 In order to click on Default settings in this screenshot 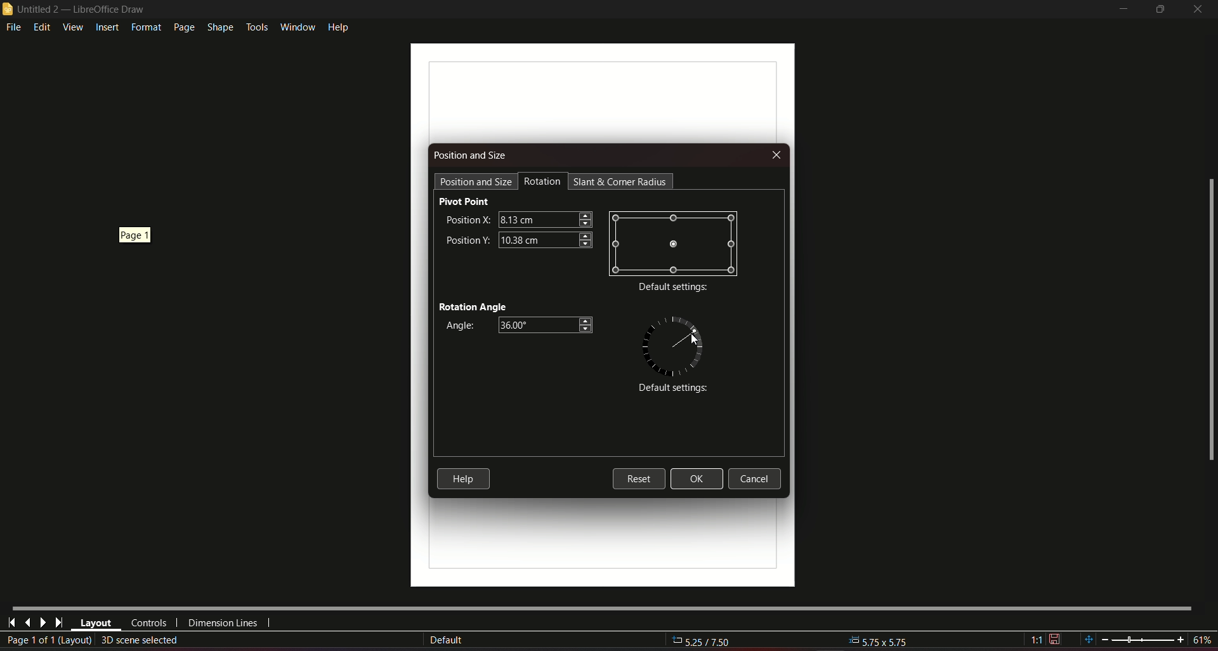, I will do `click(673, 288)`.